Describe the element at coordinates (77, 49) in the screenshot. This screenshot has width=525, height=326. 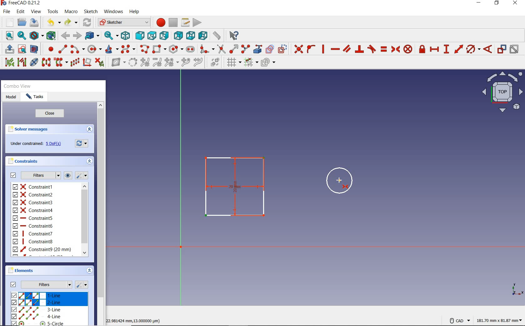
I see `create arc` at that location.